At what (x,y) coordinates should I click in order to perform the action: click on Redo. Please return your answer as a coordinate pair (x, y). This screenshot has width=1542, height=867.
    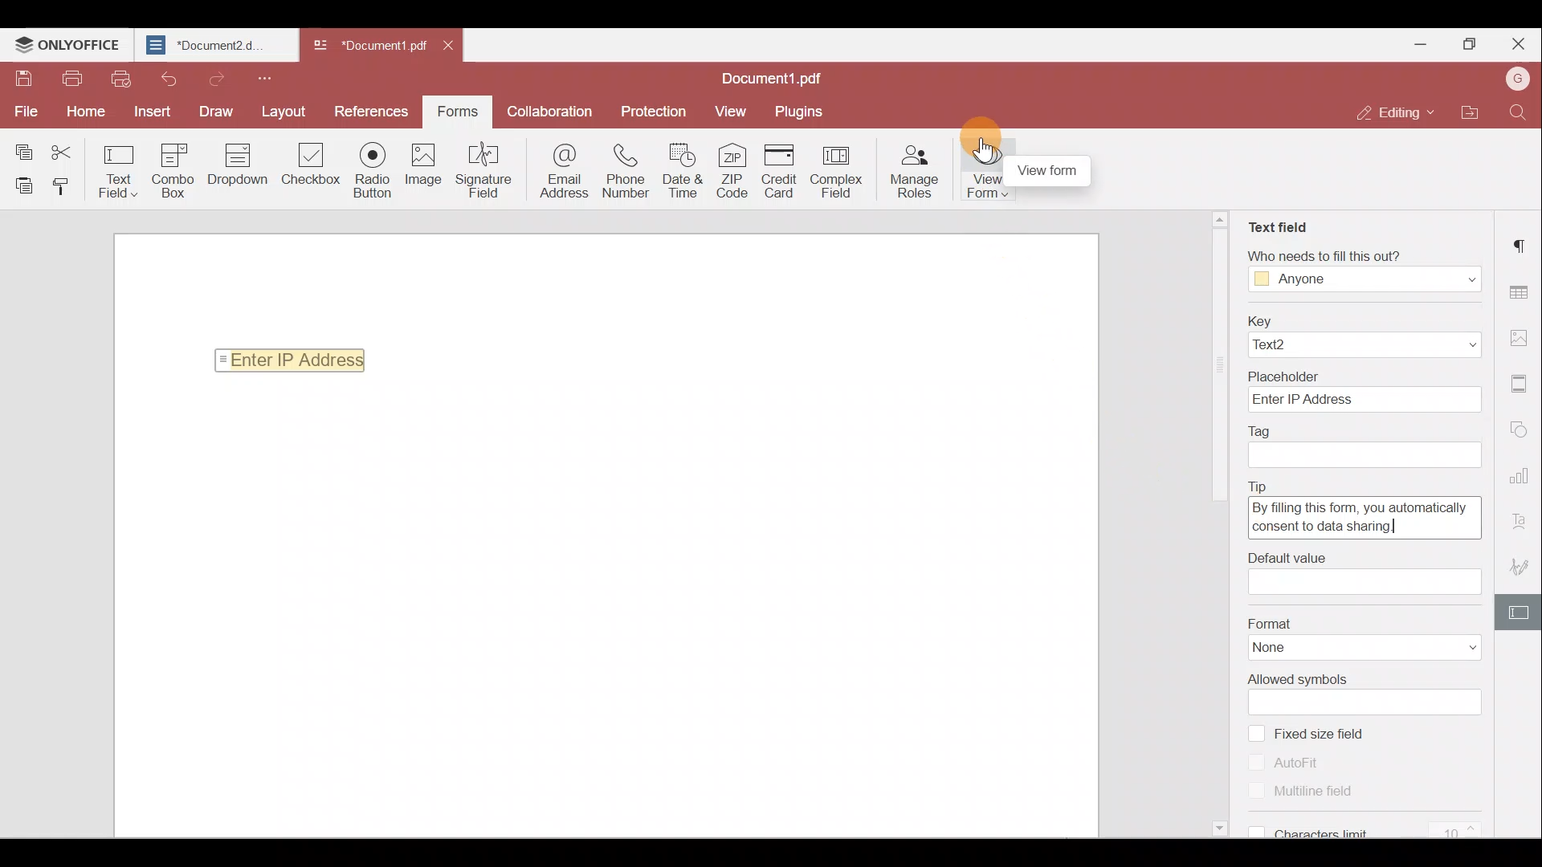
    Looking at the image, I should click on (216, 79).